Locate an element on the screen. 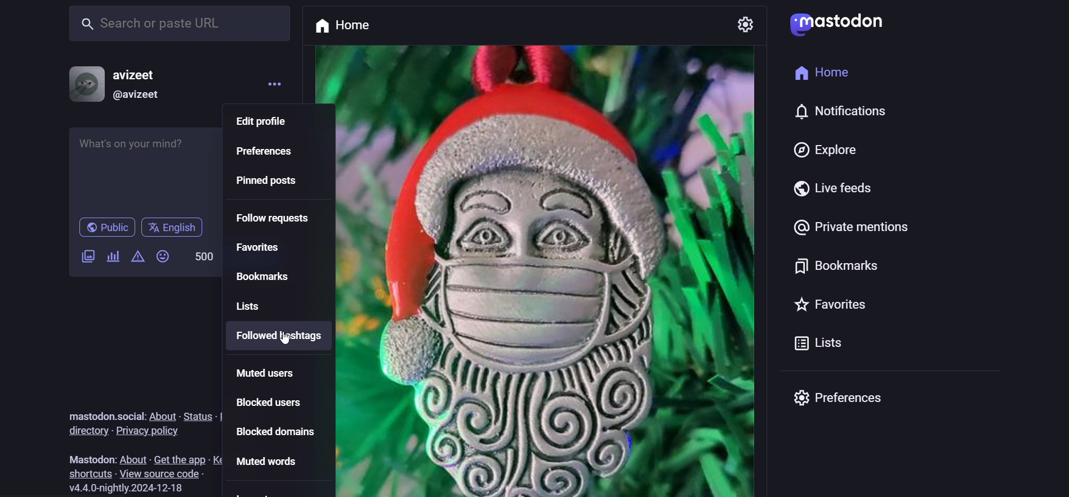 This screenshot has width=1069, height=497. preferences is located at coordinates (266, 153).